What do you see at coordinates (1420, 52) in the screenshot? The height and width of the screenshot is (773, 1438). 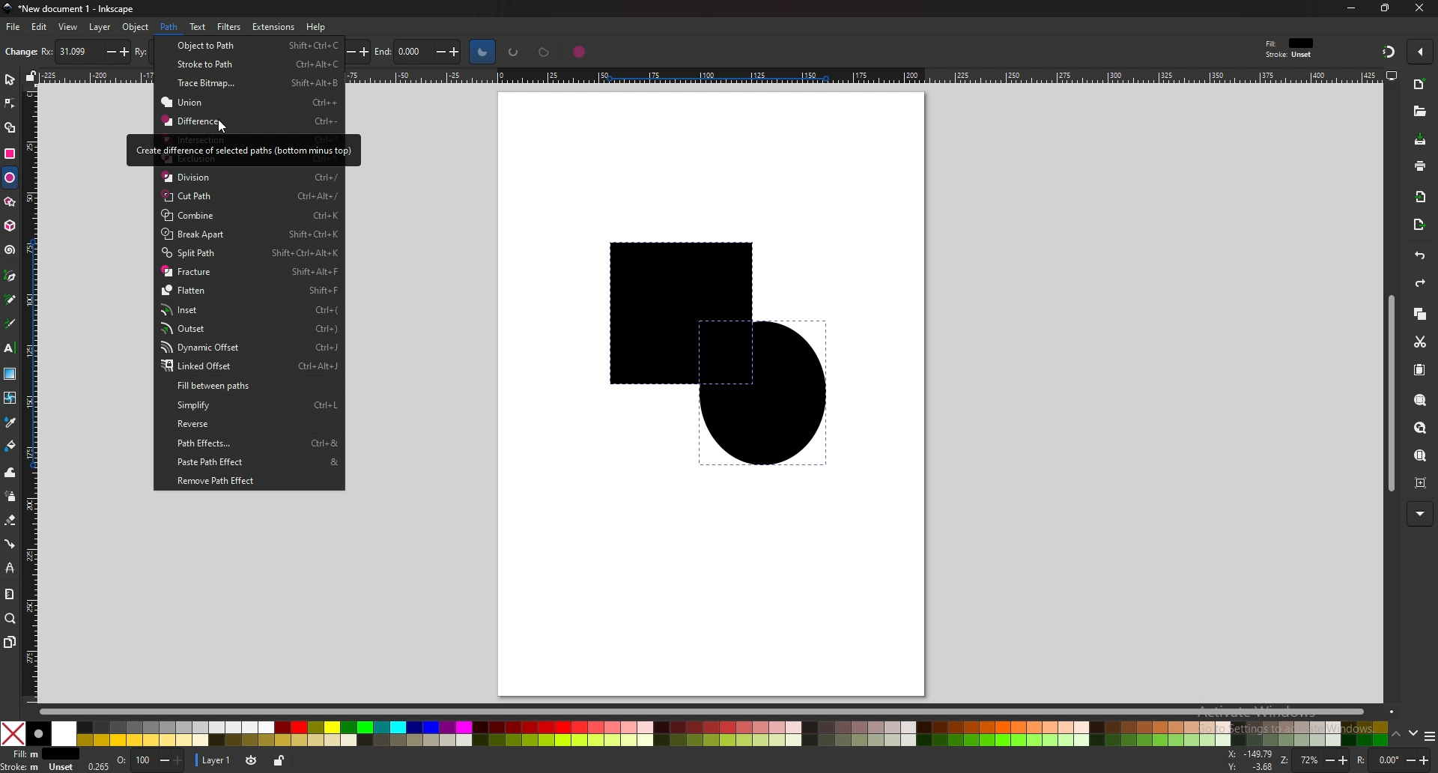 I see `enable snapping` at bounding box center [1420, 52].